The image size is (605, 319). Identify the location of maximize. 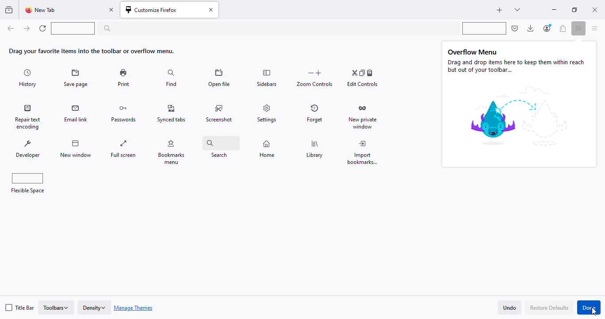
(575, 10).